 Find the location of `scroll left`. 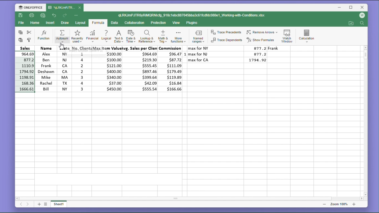

scroll left is located at coordinates (17, 198).